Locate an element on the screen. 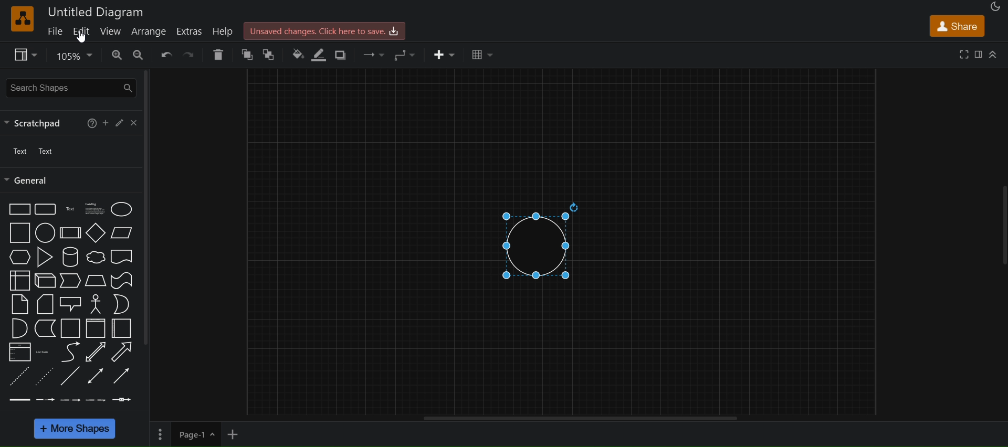 The width and height of the screenshot is (1008, 447). scratchpad is located at coordinates (36, 122).